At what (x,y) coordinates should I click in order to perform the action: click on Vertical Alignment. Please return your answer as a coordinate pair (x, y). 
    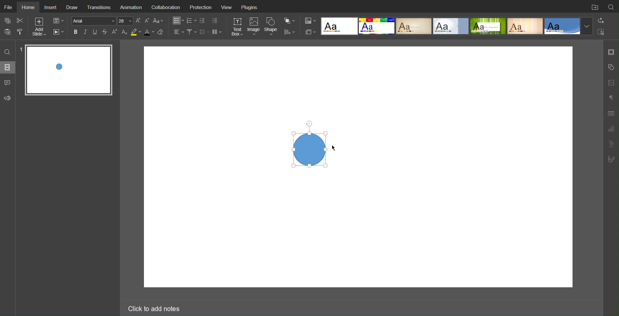
    Looking at the image, I should click on (191, 32).